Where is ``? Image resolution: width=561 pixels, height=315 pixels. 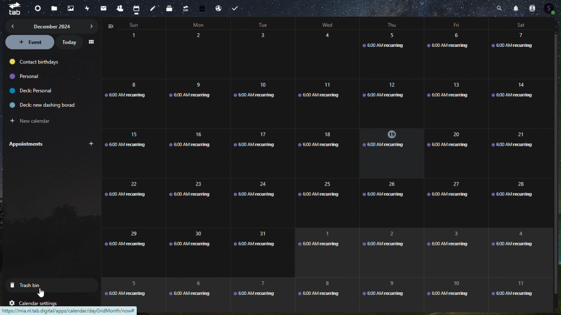  is located at coordinates (321, 201).